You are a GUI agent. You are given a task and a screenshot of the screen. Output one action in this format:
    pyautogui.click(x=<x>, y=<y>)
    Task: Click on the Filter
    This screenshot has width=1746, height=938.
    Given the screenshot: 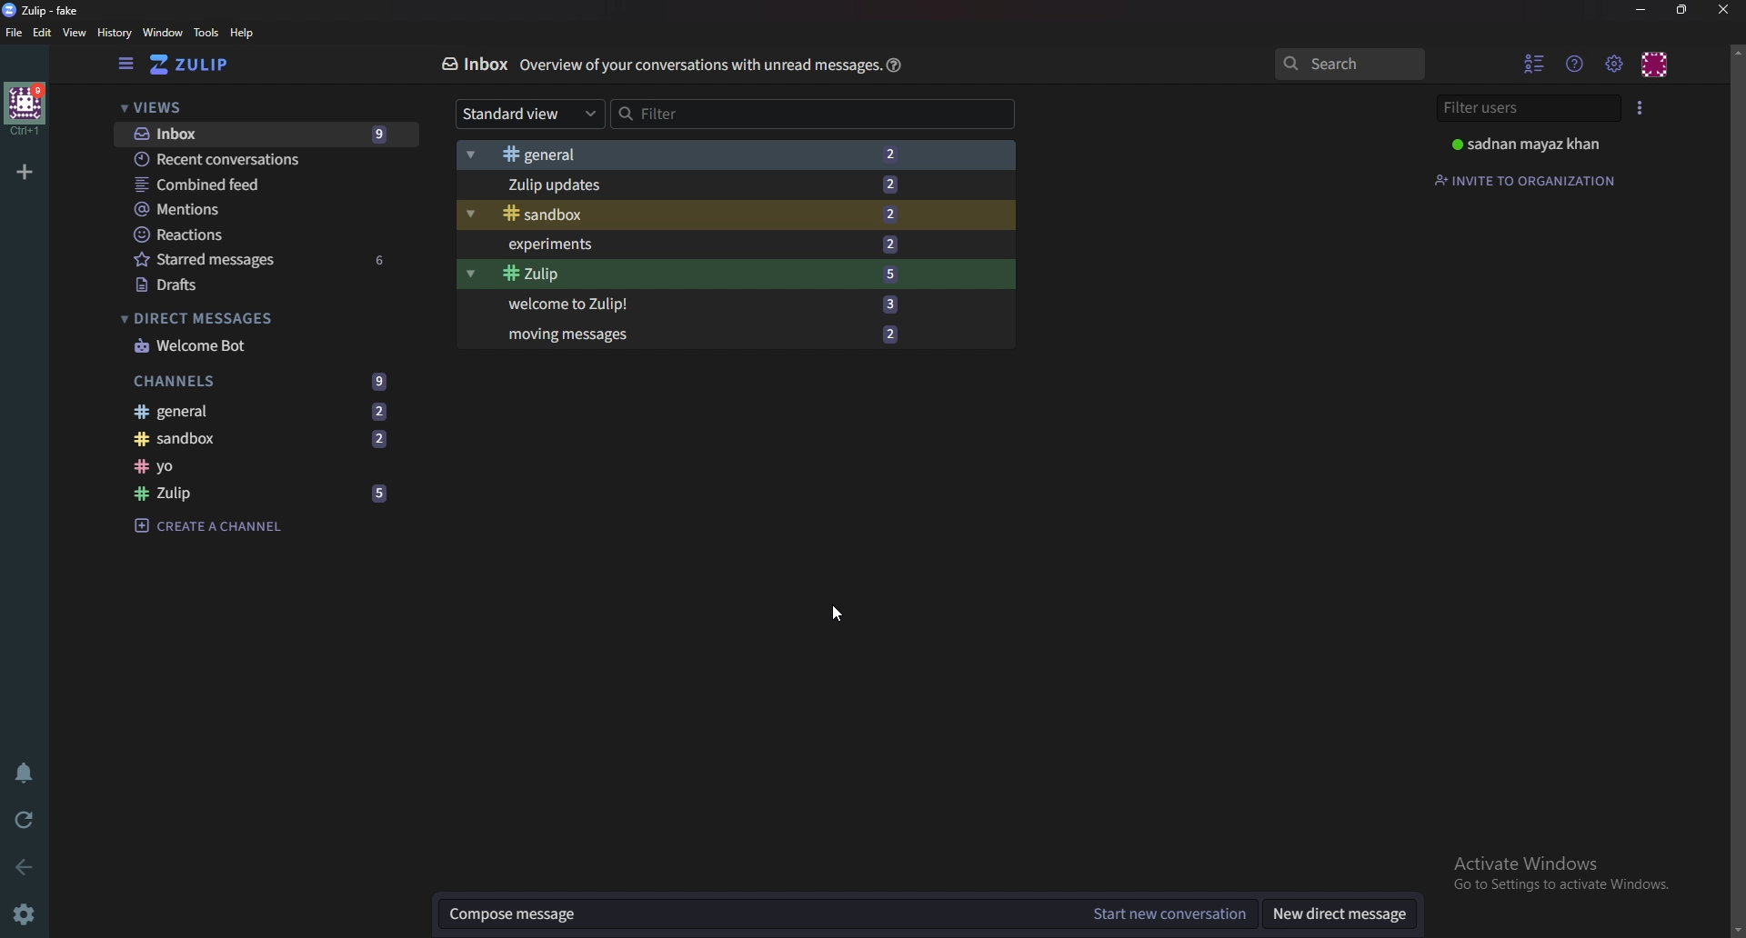 What is the action you would take?
    pyautogui.click(x=747, y=113)
    